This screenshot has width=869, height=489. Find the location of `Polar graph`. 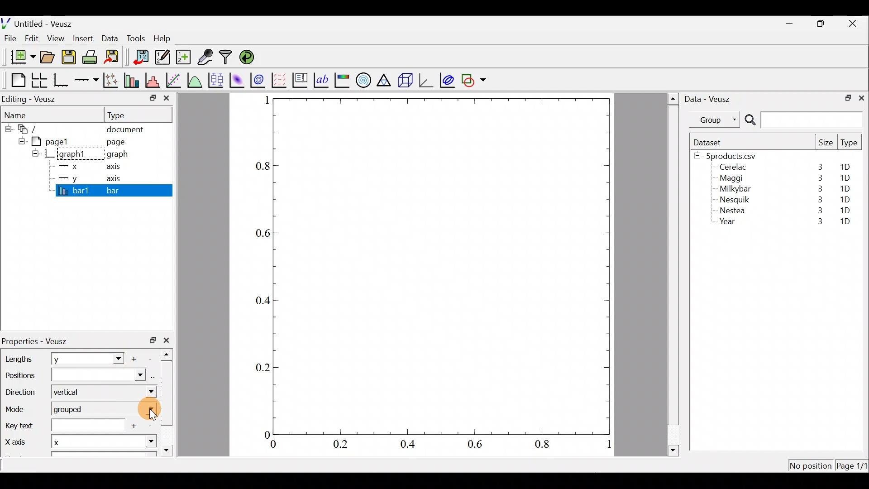

Polar graph is located at coordinates (362, 79).